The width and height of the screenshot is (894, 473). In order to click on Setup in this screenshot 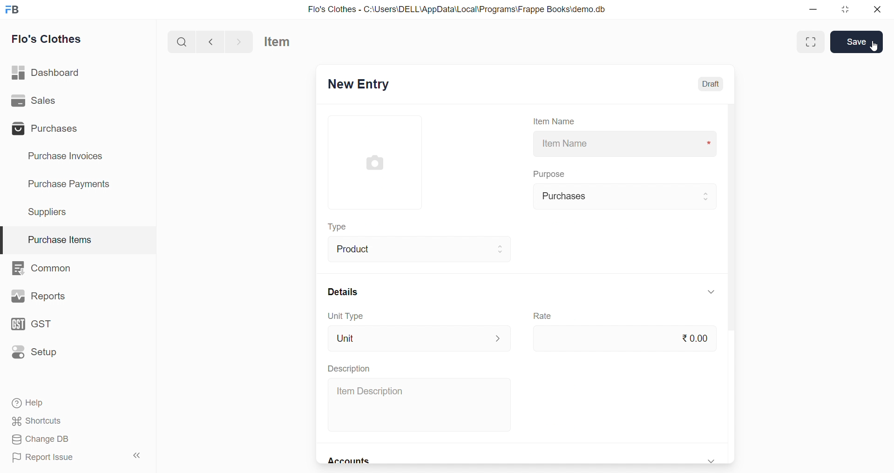, I will do `click(41, 353)`.